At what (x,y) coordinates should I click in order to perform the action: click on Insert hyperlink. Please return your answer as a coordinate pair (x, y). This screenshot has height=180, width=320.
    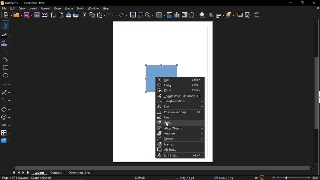
    Looking at the image, I should click on (202, 15).